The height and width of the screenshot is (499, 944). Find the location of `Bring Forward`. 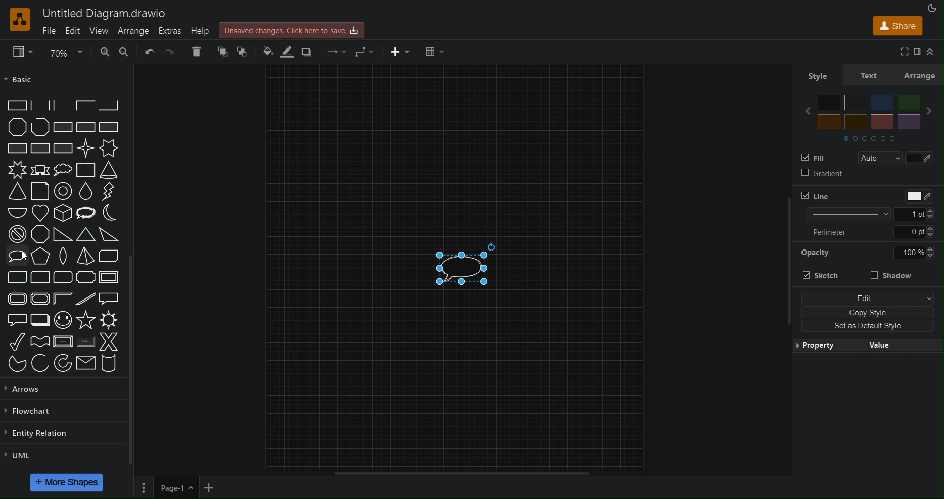

Bring Forward is located at coordinates (221, 53).